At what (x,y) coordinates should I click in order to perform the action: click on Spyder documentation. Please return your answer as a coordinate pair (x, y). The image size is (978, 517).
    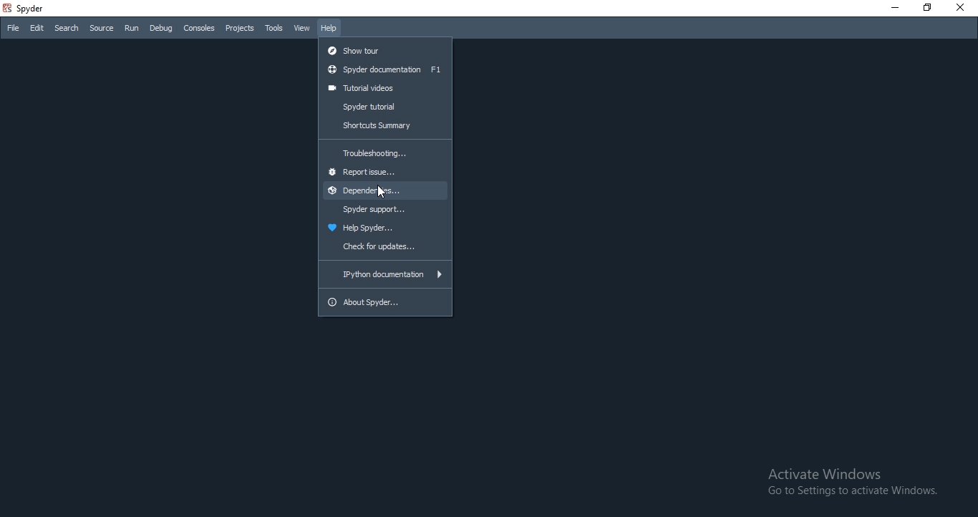
    Looking at the image, I should click on (386, 69).